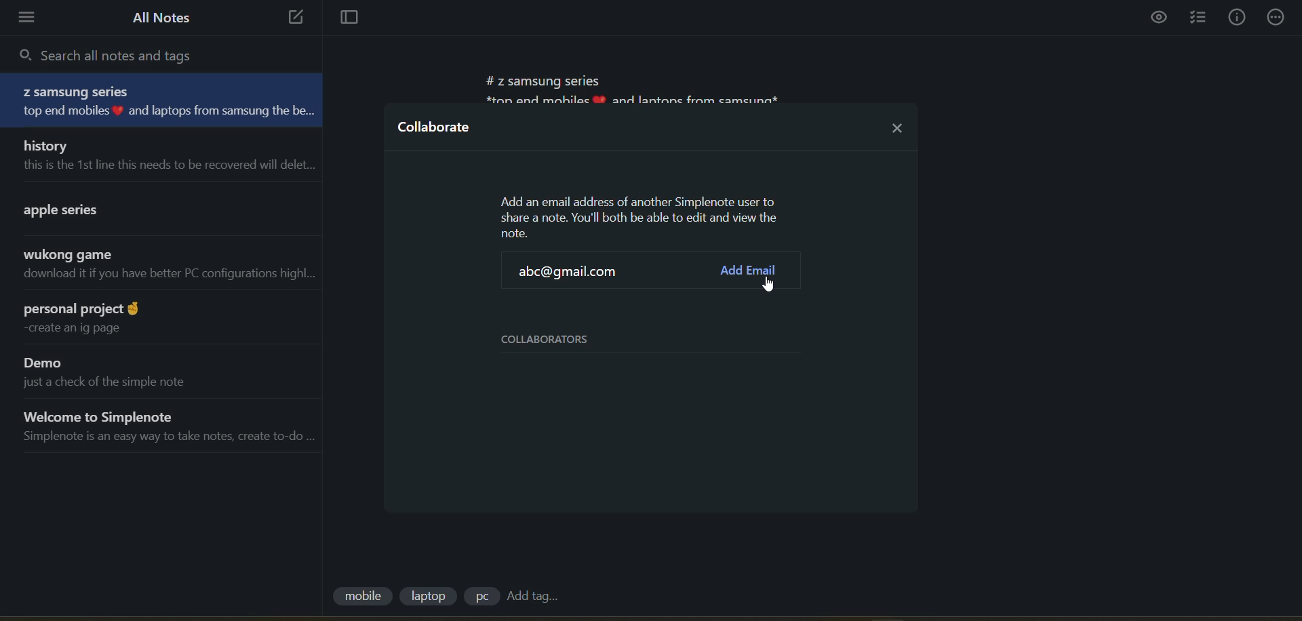 The image size is (1302, 621). What do you see at coordinates (162, 18) in the screenshot?
I see `all notes` at bounding box center [162, 18].